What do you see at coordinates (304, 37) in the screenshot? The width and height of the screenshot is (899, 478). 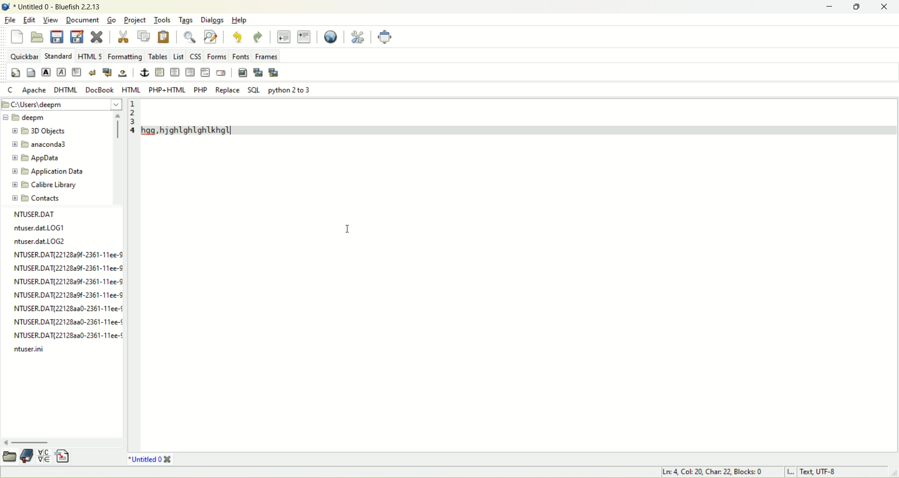 I see `indent` at bounding box center [304, 37].